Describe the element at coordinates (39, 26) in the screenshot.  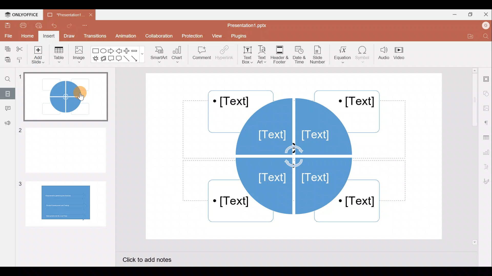
I see `Quick print` at that location.